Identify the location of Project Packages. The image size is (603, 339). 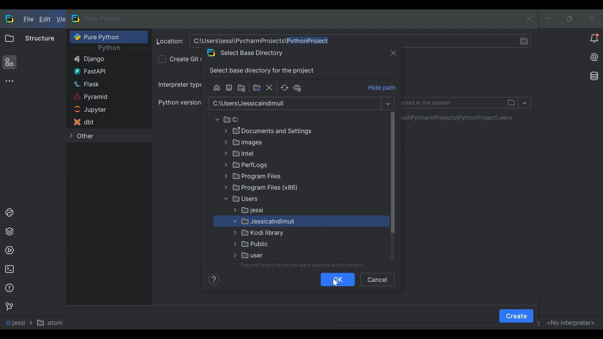
(8, 232).